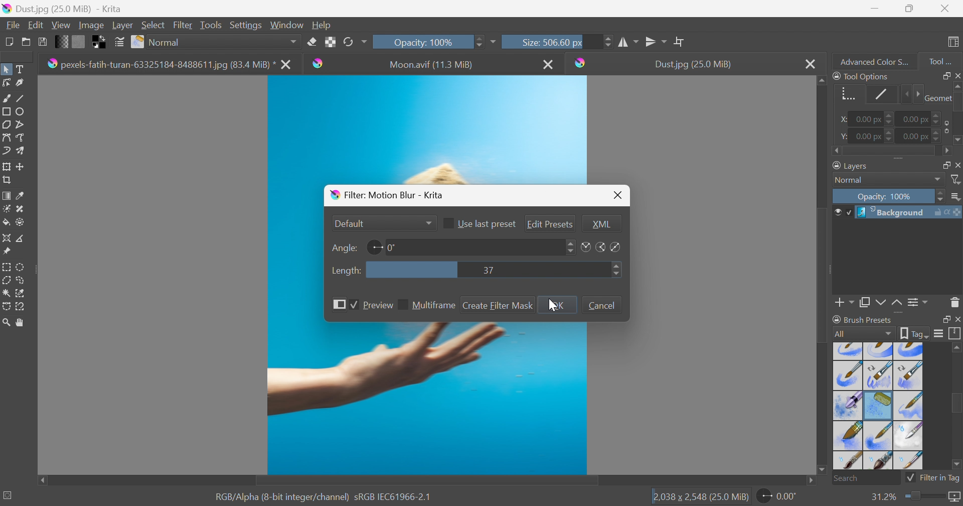 The image size is (963, 506). I want to click on Types of brush, so click(876, 405).